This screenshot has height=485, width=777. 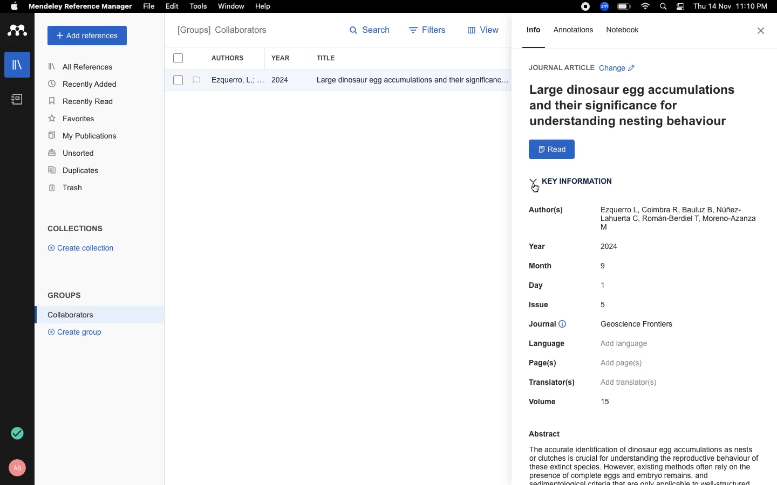 What do you see at coordinates (87, 36) in the screenshot?
I see `add references` at bounding box center [87, 36].